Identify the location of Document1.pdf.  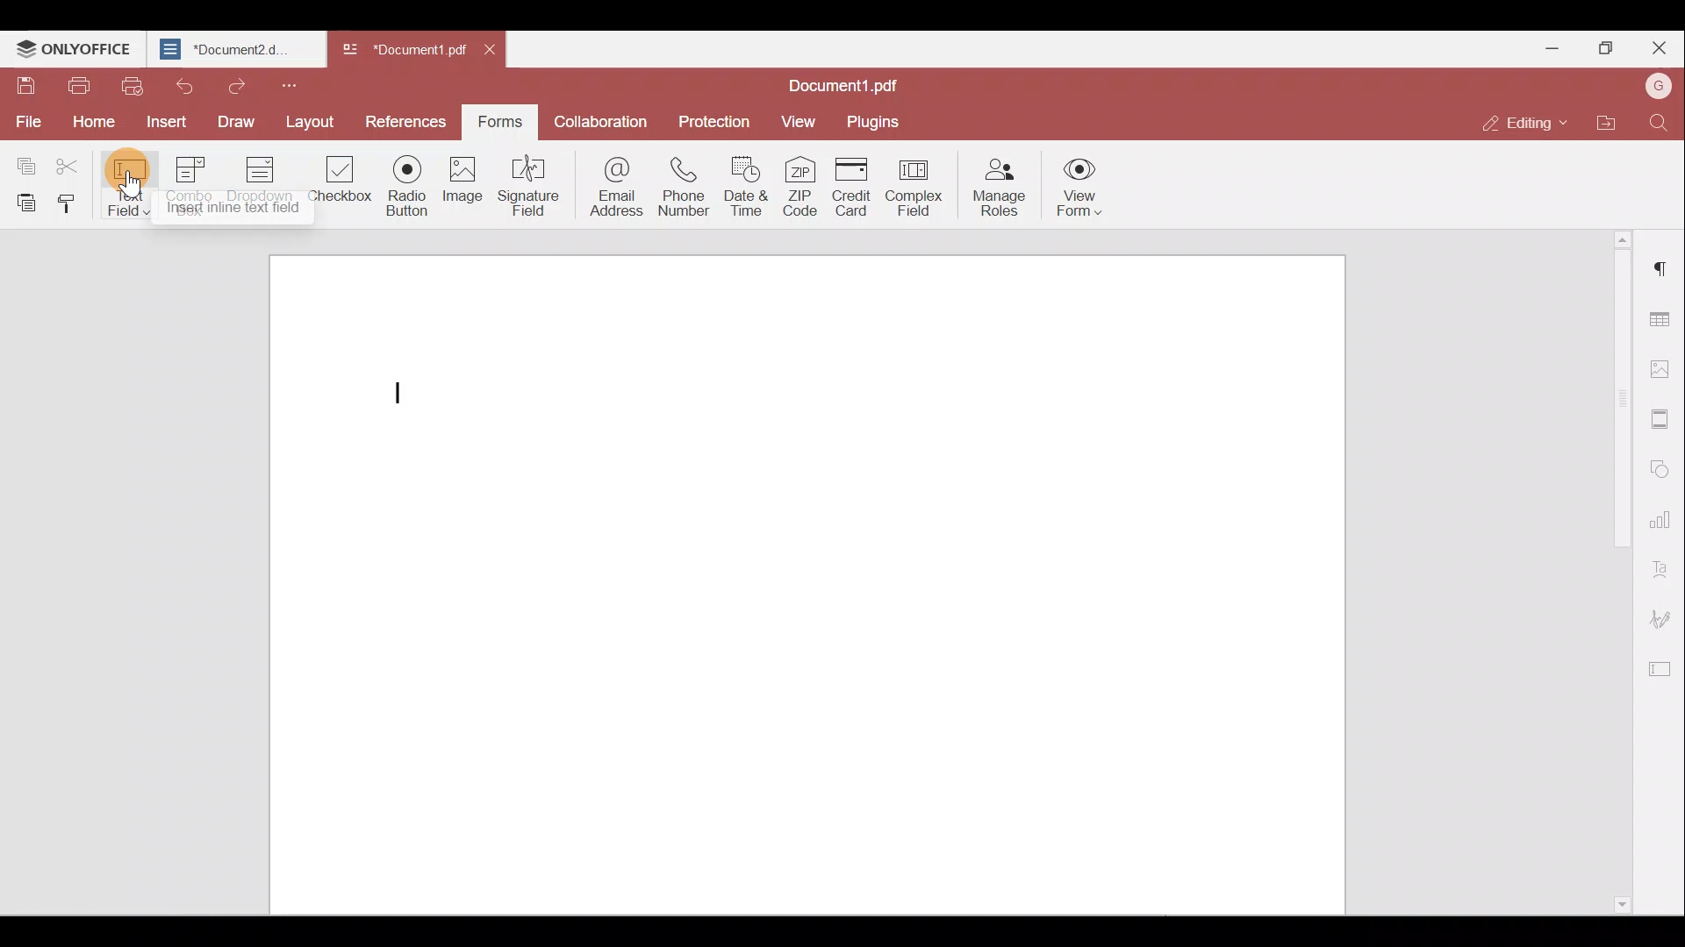
(846, 82).